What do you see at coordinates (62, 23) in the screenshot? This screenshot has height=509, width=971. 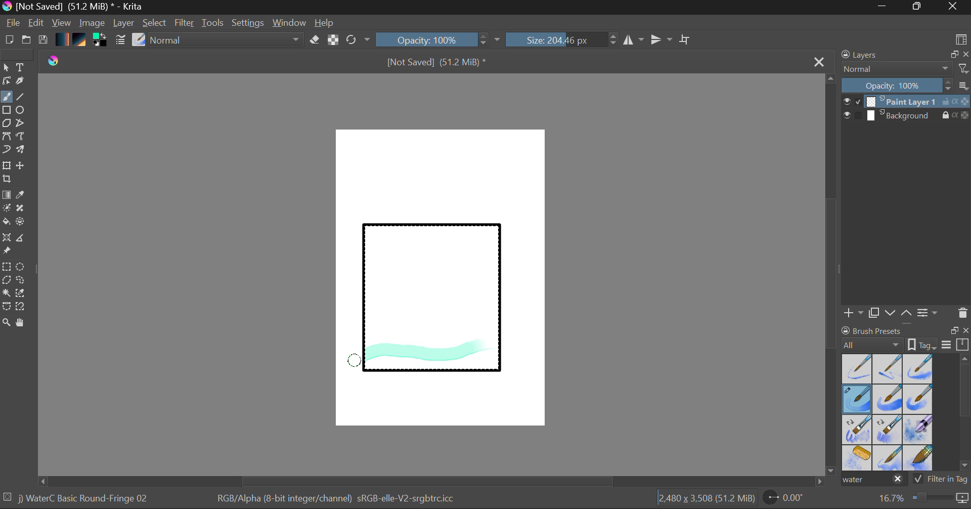 I see `View` at bounding box center [62, 23].